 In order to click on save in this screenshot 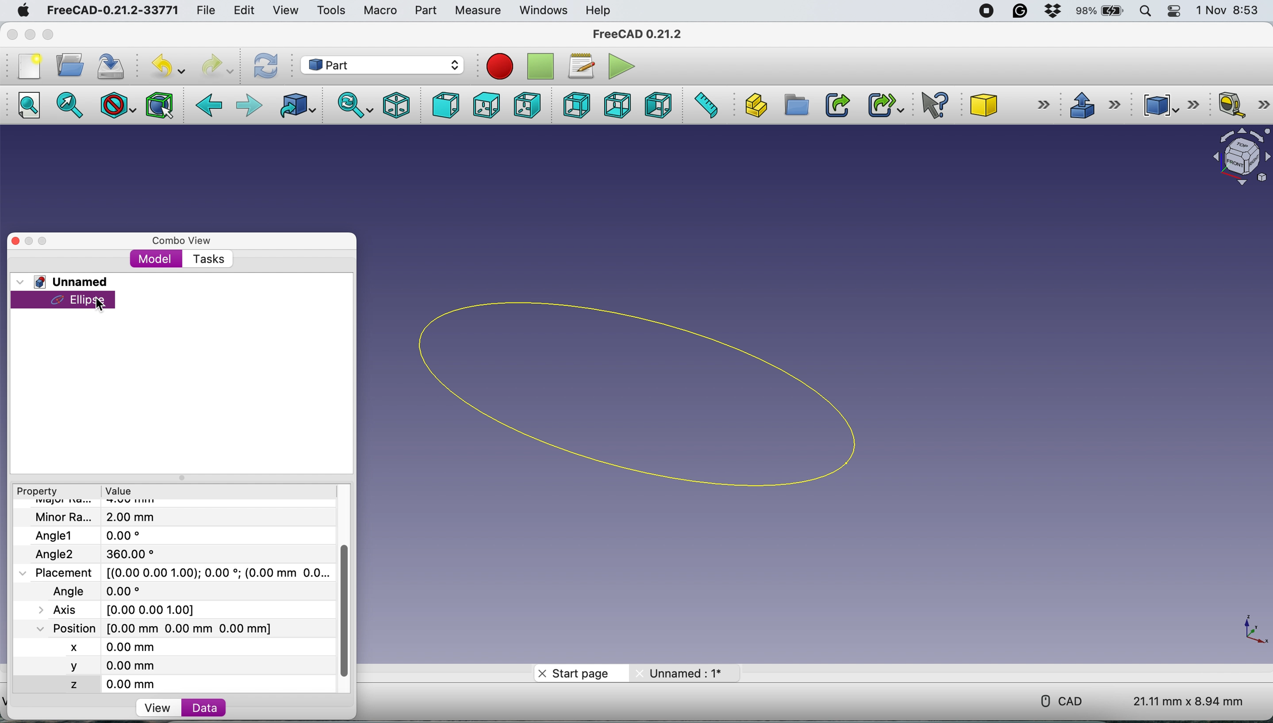, I will do `click(113, 65)`.